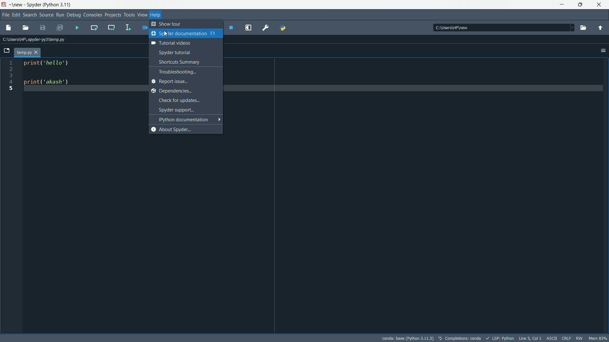  Describe the element at coordinates (16, 16) in the screenshot. I see `edit menu` at that location.